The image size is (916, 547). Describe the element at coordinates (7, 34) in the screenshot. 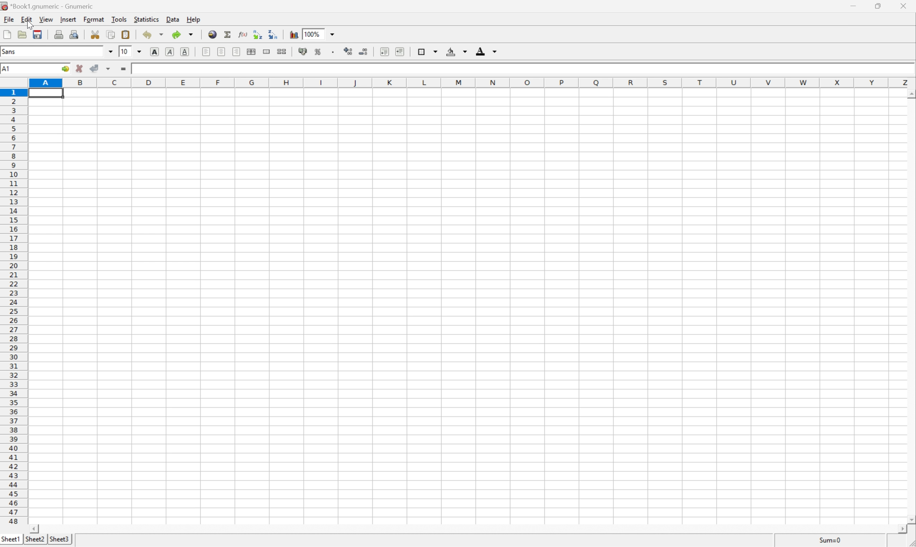

I see `new` at that location.